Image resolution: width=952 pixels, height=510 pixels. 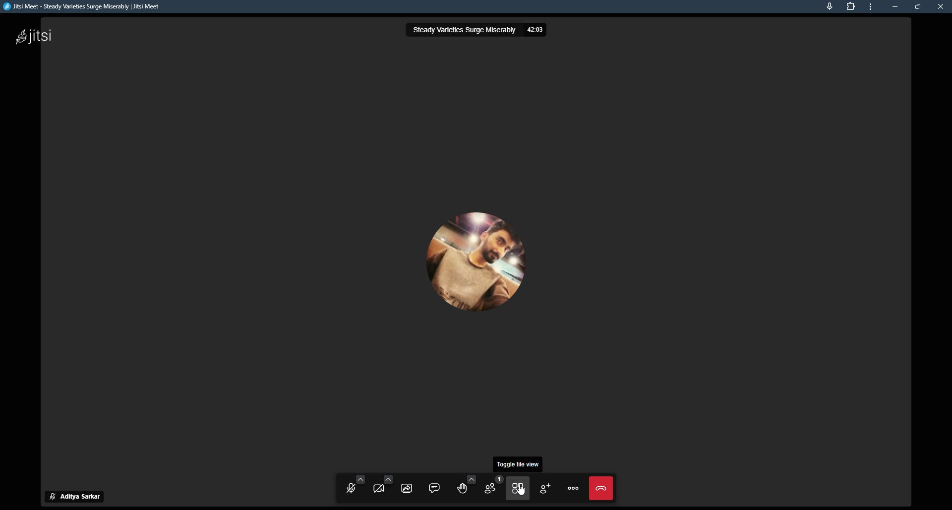 What do you see at coordinates (86, 497) in the screenshot?
I see `profile` at bounding box center [86, 497].